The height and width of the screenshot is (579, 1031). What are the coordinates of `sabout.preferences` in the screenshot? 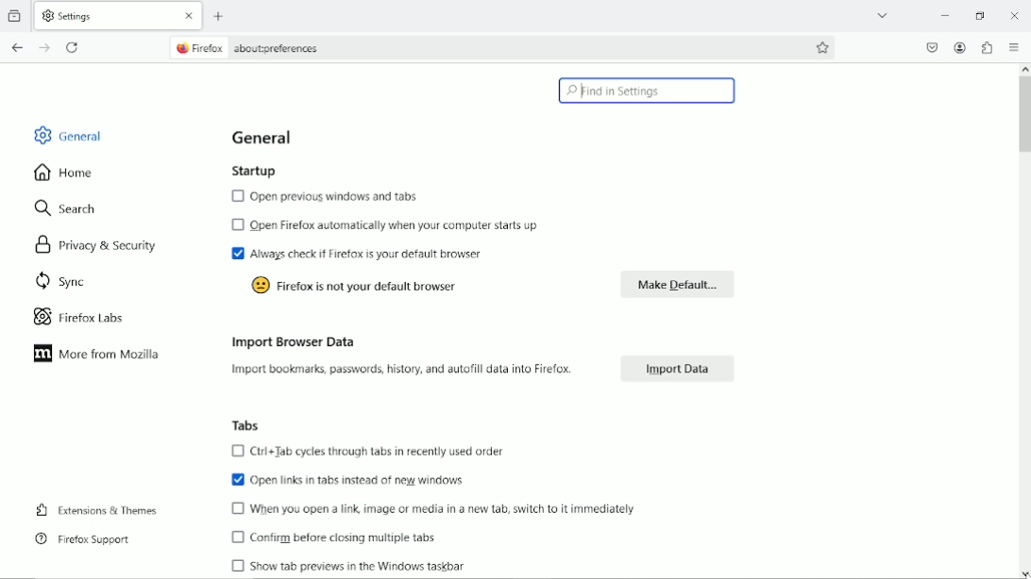 It's located at (247, 46).